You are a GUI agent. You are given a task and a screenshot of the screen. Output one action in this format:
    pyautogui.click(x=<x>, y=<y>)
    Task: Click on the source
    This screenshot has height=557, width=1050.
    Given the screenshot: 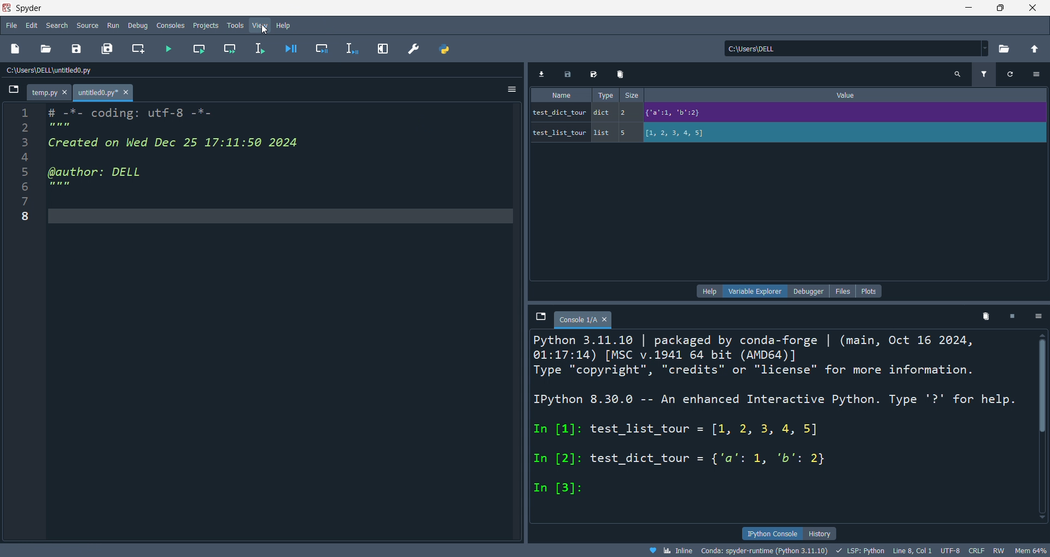 What is the action you would take?
    pyautogui.click(x=87, y=25)
    